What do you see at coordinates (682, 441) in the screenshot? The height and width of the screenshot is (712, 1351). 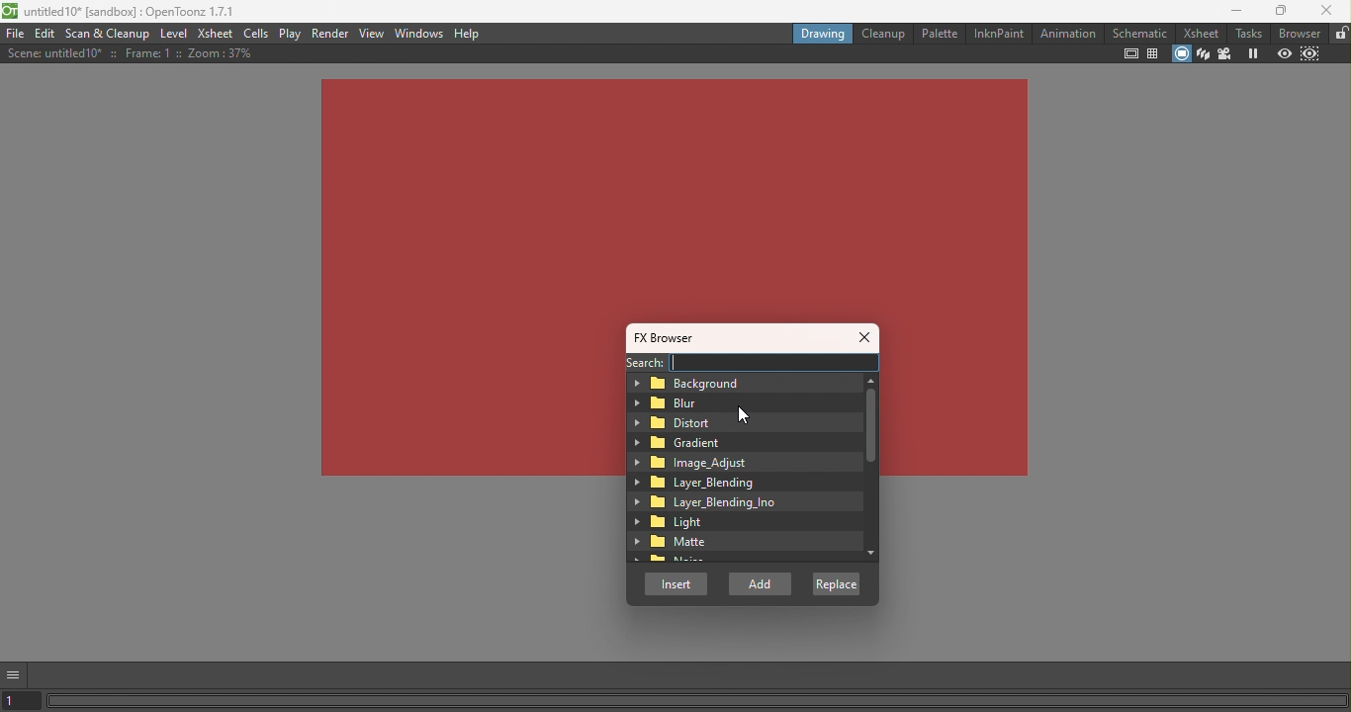 I see `Gradient` at bounding box center [682, 441].